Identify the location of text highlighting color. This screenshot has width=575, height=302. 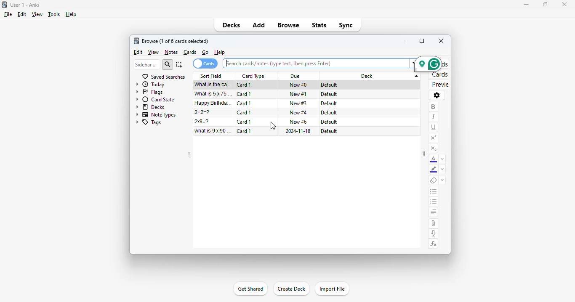
(434, 170).